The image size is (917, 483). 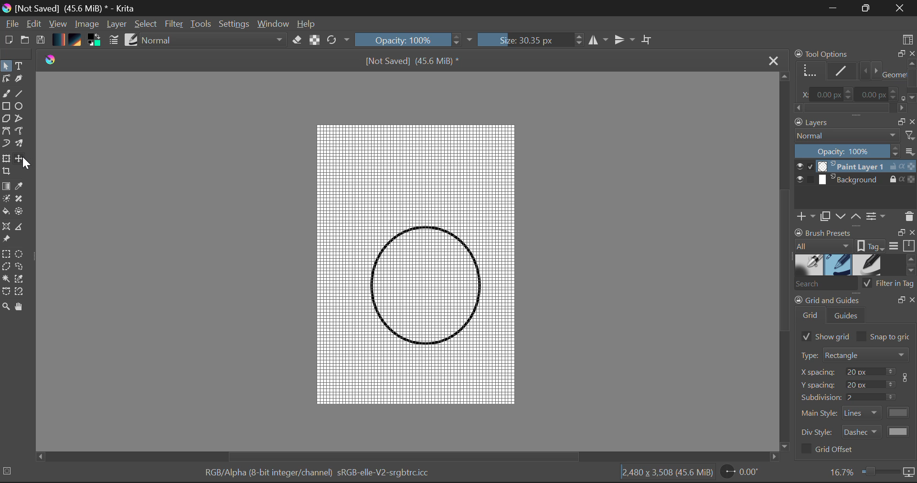 What do you see at coordinates (18, 292) in the screenshot?
I see `Magnetic Selection` at bounding box center [18, 292].